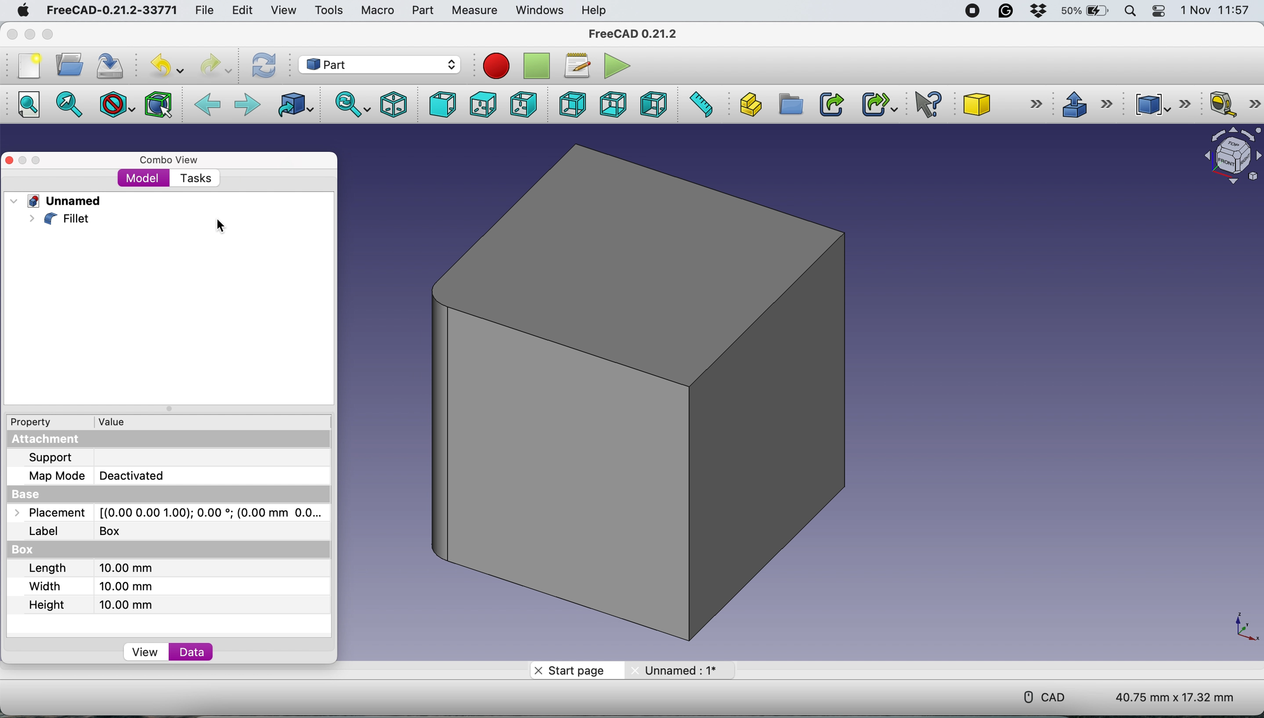 This screenshot has height=718, width=1264. What do you see at coordinates (349, 105) in the screenshot?
I see `sync view` at bounding box center [349, 105].